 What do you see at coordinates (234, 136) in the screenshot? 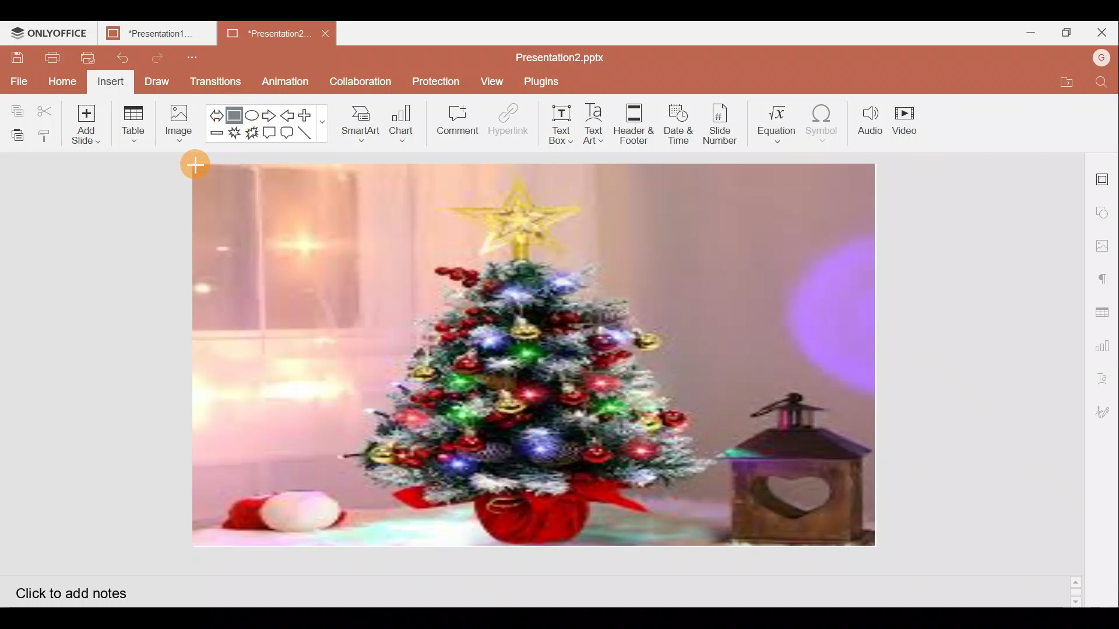
I see `Explosion 1` at bounding box center [234, 136].